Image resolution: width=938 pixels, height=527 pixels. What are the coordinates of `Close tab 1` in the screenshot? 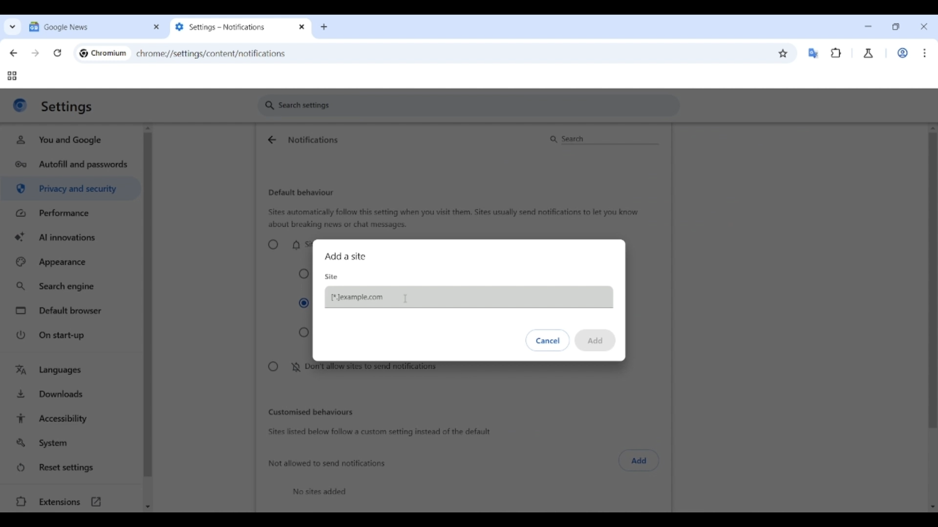 It's located at (157, 27).